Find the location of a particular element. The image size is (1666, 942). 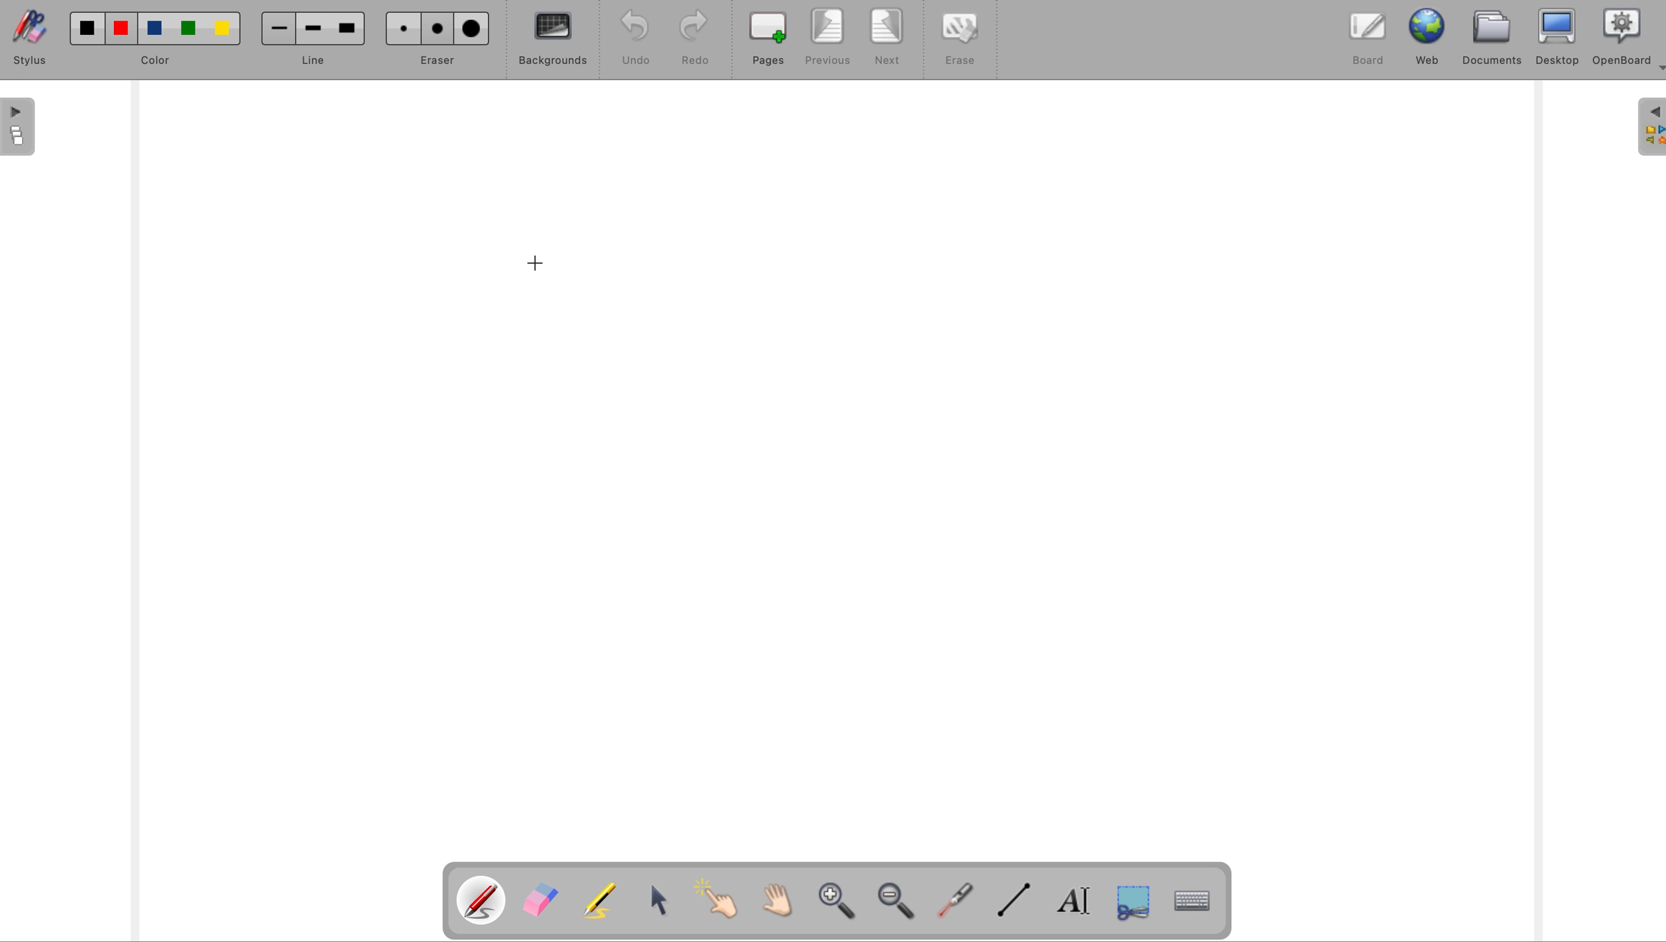

pages is located at coordinates (770, 39).